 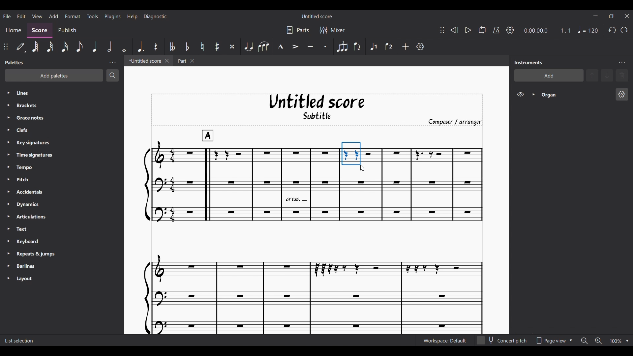 What do you see at coordinates (528, 62) in the screenshot?
I see `Panel title` at bounding box center [528, 62].